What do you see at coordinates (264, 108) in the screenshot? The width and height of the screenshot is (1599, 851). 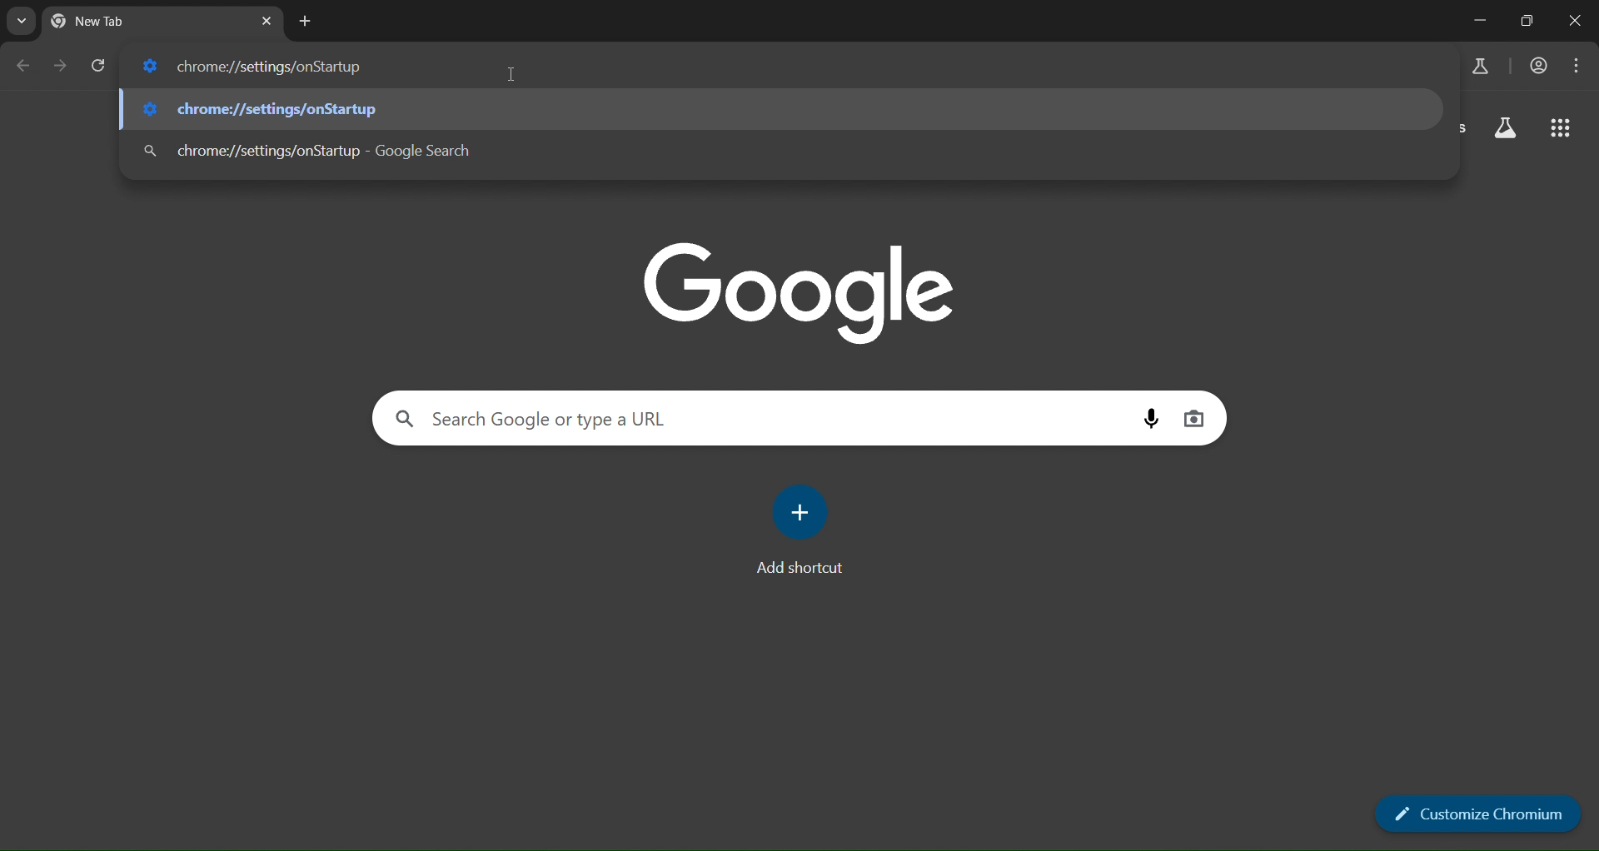 I see `chrome://settings/onStartup` at bounding box center [264, 108].